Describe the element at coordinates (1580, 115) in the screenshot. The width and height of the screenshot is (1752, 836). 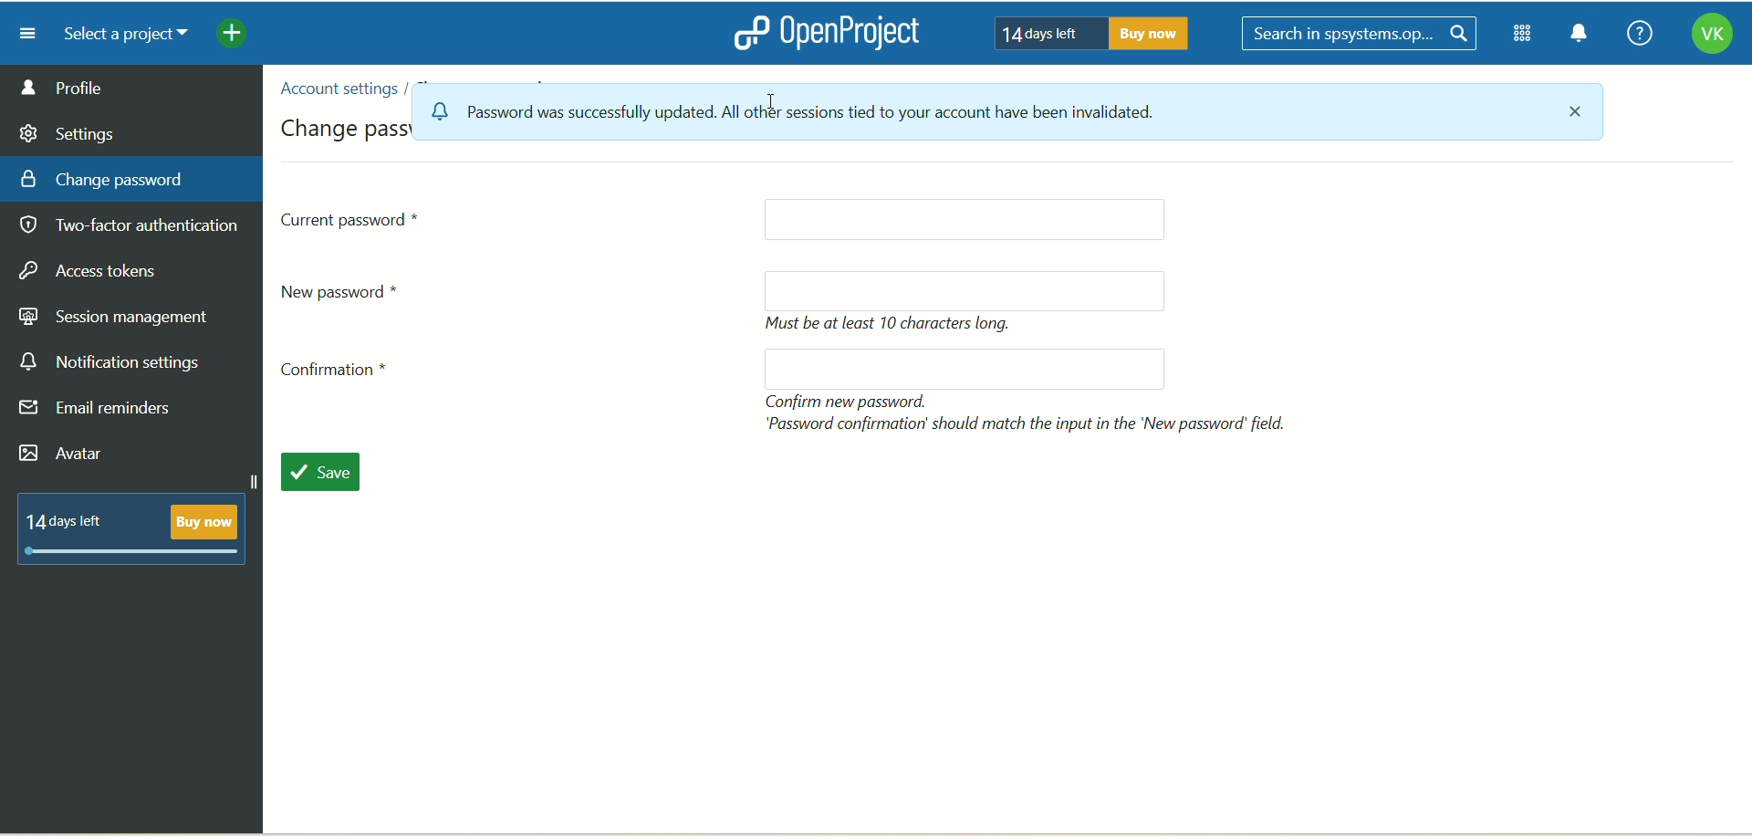
I see `close` at that location.